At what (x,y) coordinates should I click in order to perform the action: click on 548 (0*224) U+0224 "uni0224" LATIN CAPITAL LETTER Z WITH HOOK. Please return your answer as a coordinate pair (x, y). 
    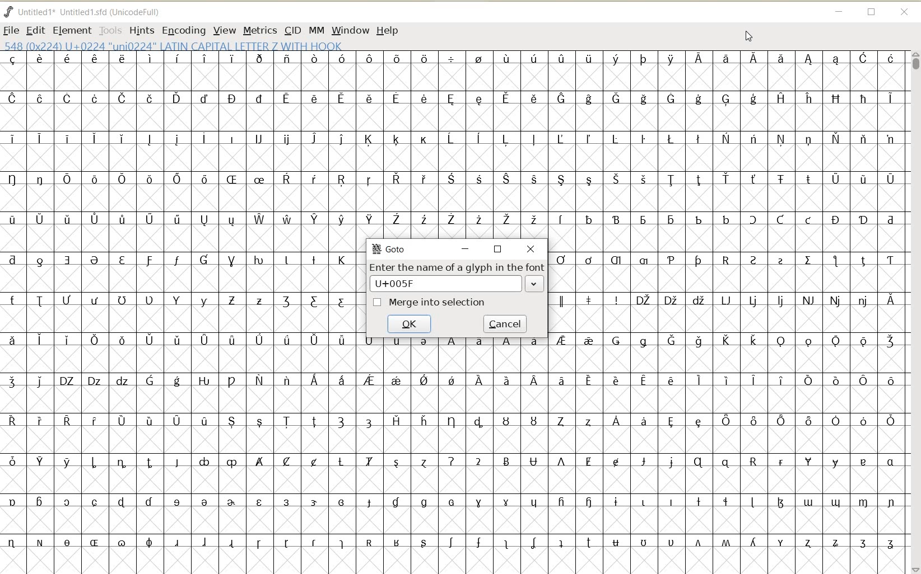
    Looking at the image, I should click on (175, 45).